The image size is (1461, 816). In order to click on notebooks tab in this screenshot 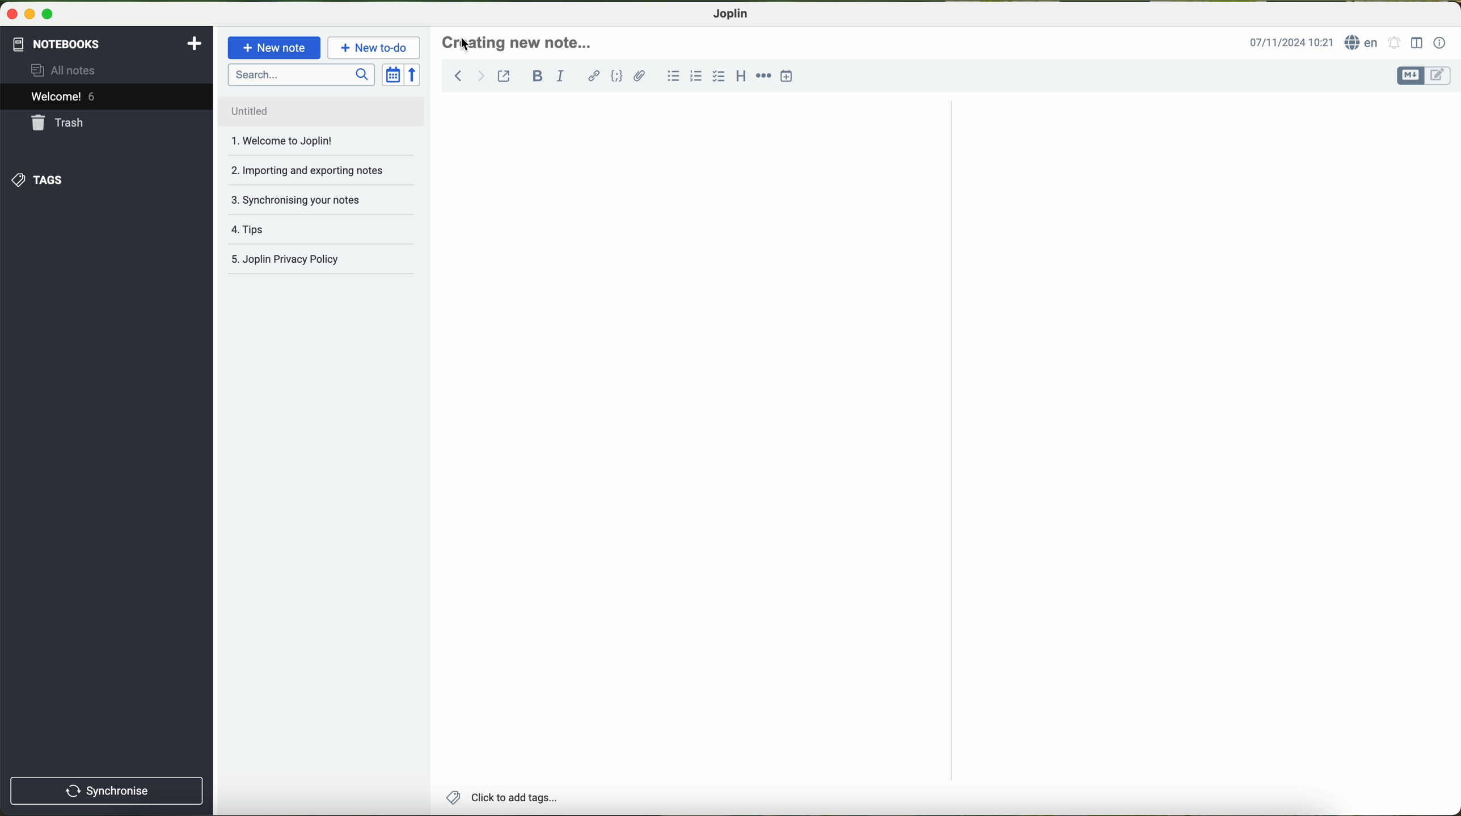, I will do `click(108, 44)`.